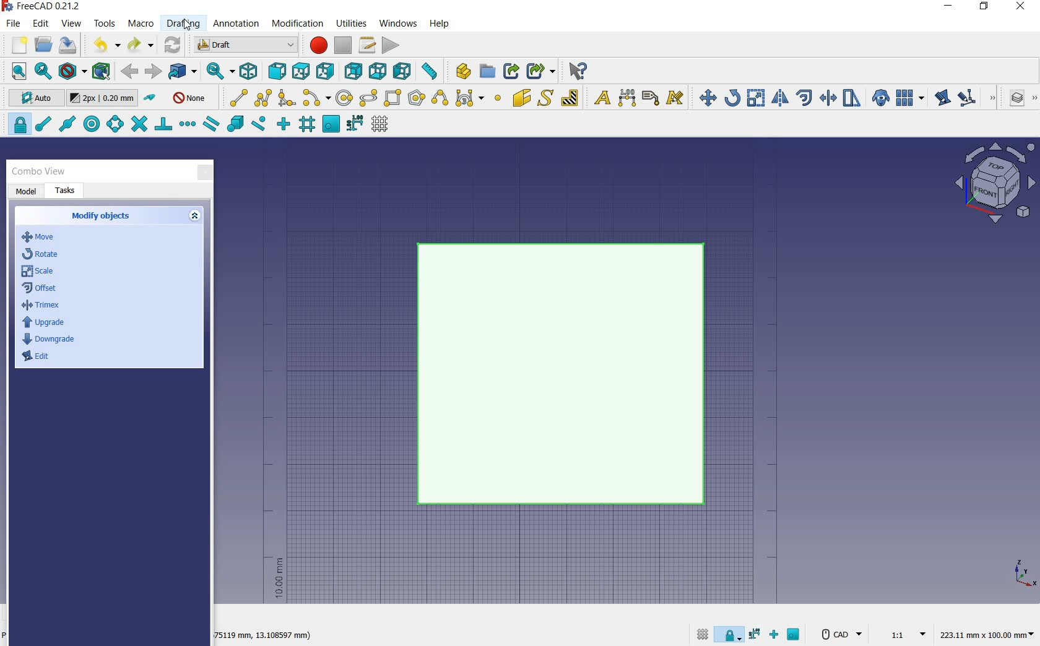 This screenshot has height=646, width=1040. I want to click on minimize, so click(949, 7).